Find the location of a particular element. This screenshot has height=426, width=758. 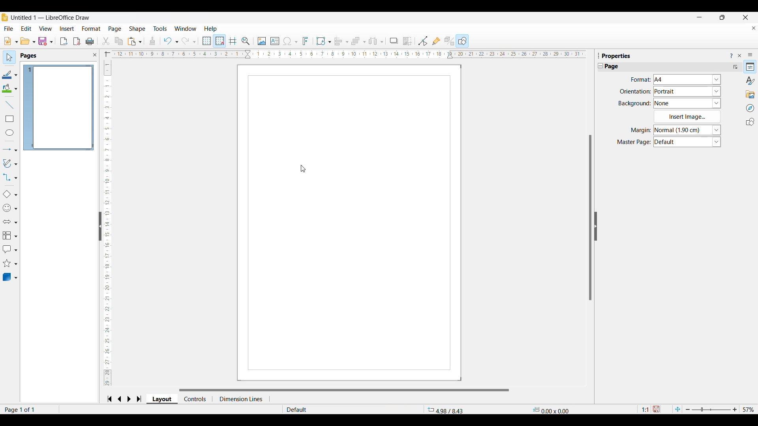

Shape menu is located at coordinates (137, 29).